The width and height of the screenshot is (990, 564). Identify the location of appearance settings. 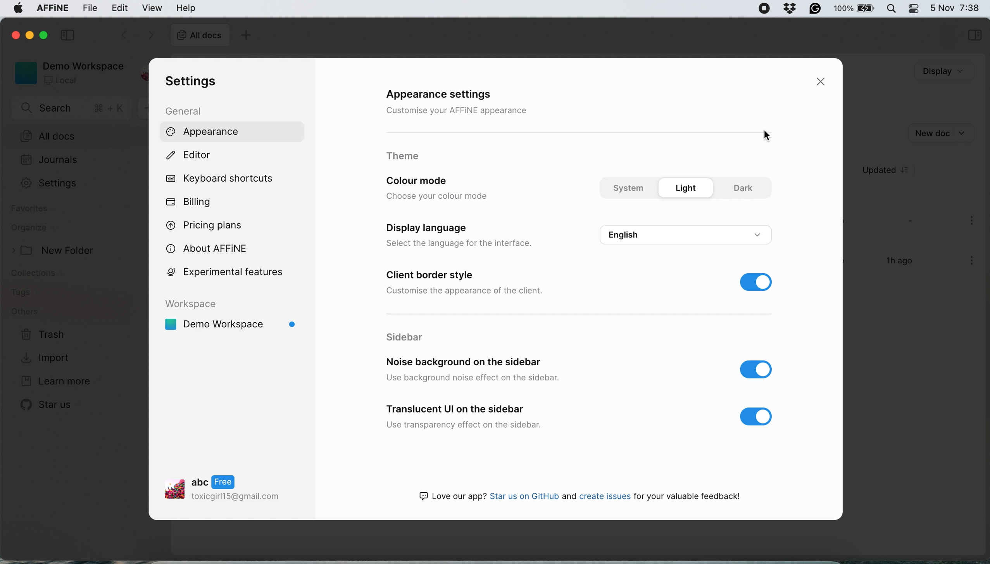
(442, 93).